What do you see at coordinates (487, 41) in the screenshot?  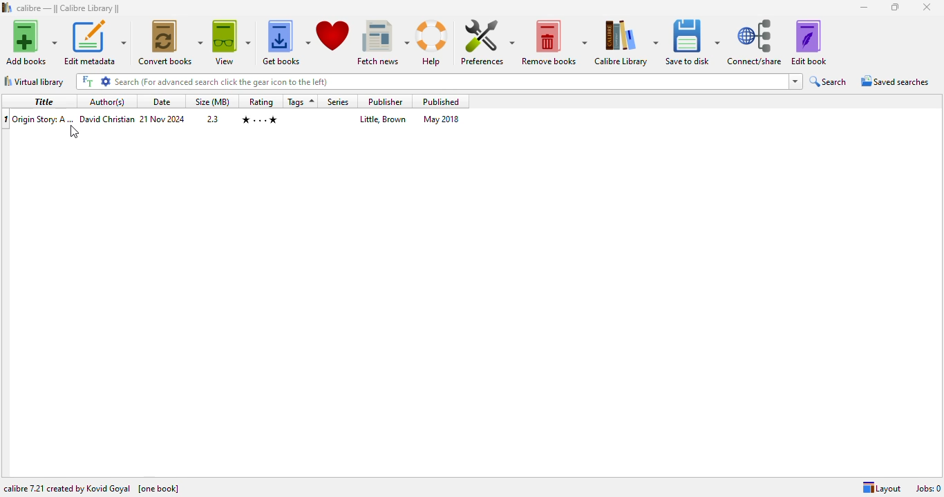 I see `preferences` at bounding box center [487, 41].